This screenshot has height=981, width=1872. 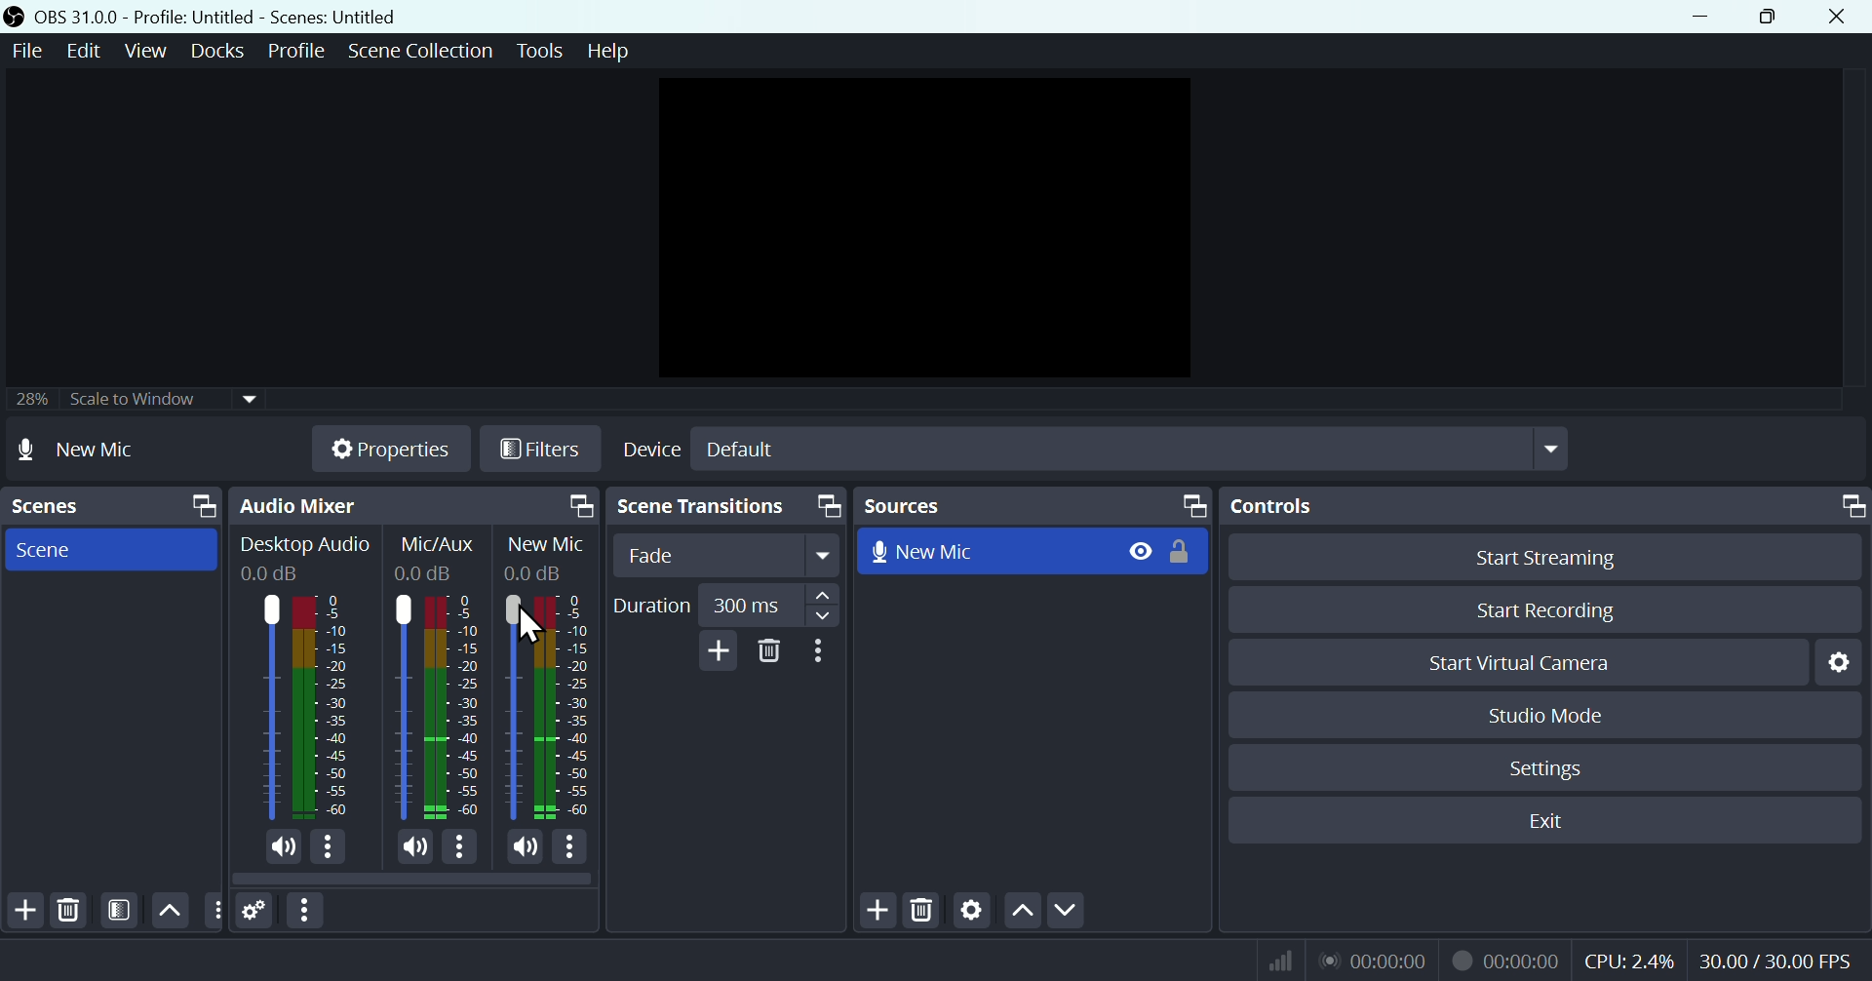 What do you see at coordinates (272, 574) in the screenshot?
I see `0.0dB` at bounding box center [272, 574].